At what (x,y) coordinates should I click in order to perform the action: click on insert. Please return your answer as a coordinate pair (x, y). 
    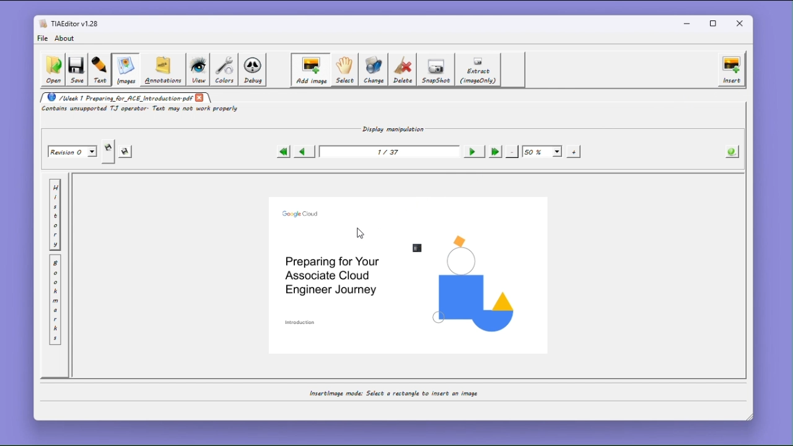
    Looking at the image, I should click on (732, 69).